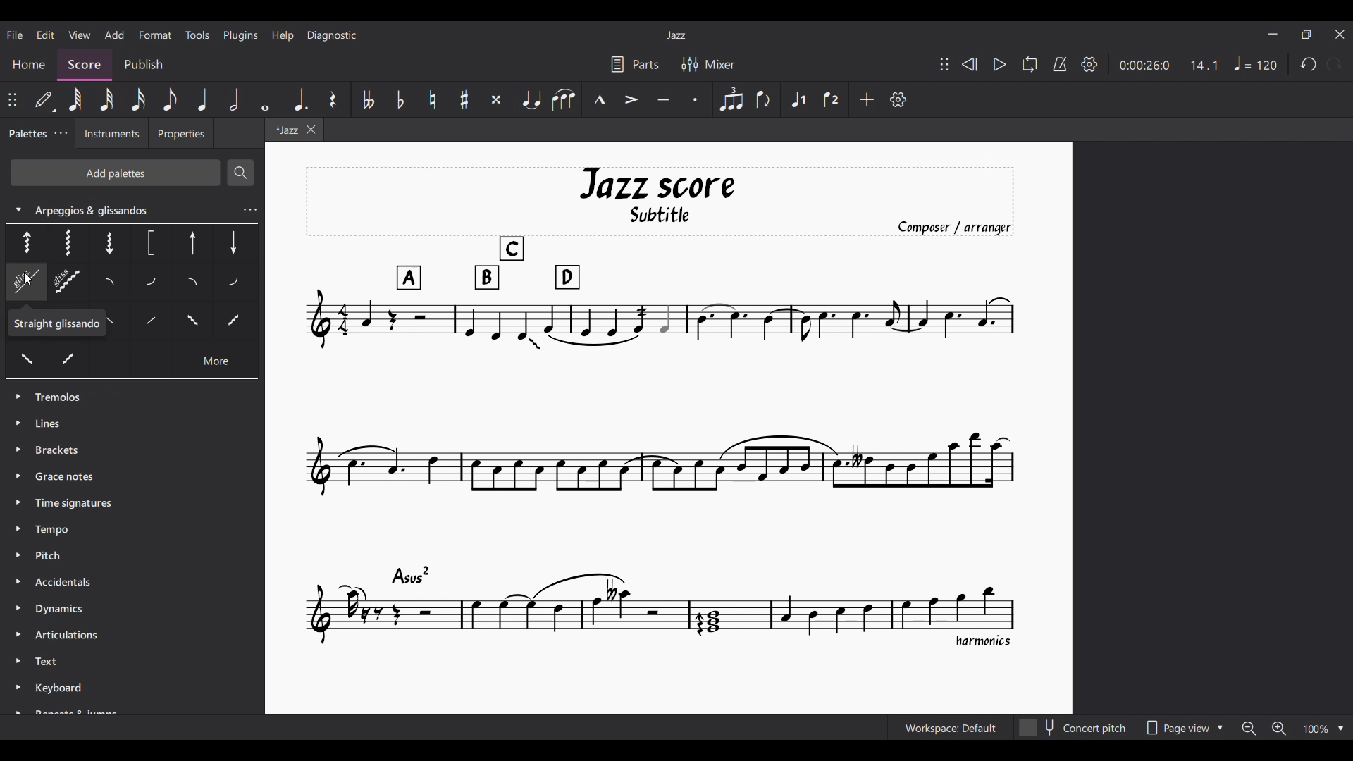 The width and height of the screenshot is (1353, 761). What do you see at coordinates (68, 360) in the screenshot?
I see `Palate 19` at bounding box center [68, 360].